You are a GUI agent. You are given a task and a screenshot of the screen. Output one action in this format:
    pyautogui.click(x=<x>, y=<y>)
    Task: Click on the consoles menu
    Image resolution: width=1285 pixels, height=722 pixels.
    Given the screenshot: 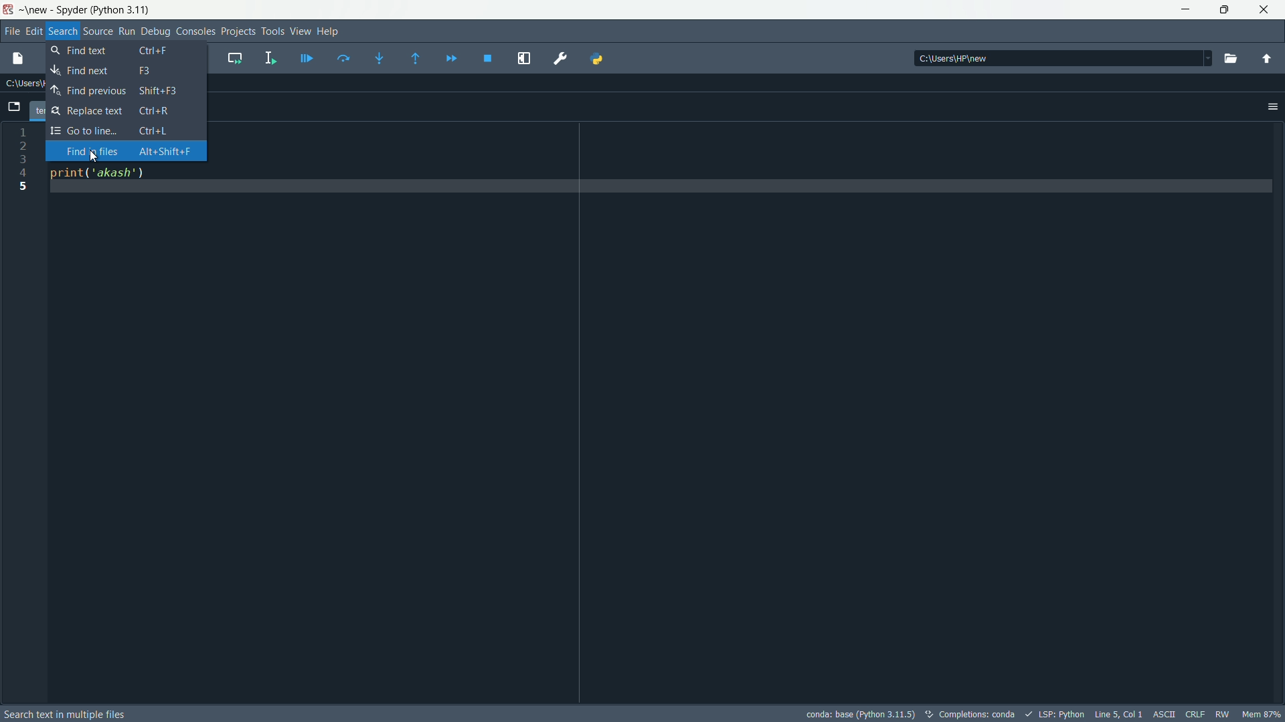 What is the action you would take?
    pyautogui.click(x=195, y=32)
    